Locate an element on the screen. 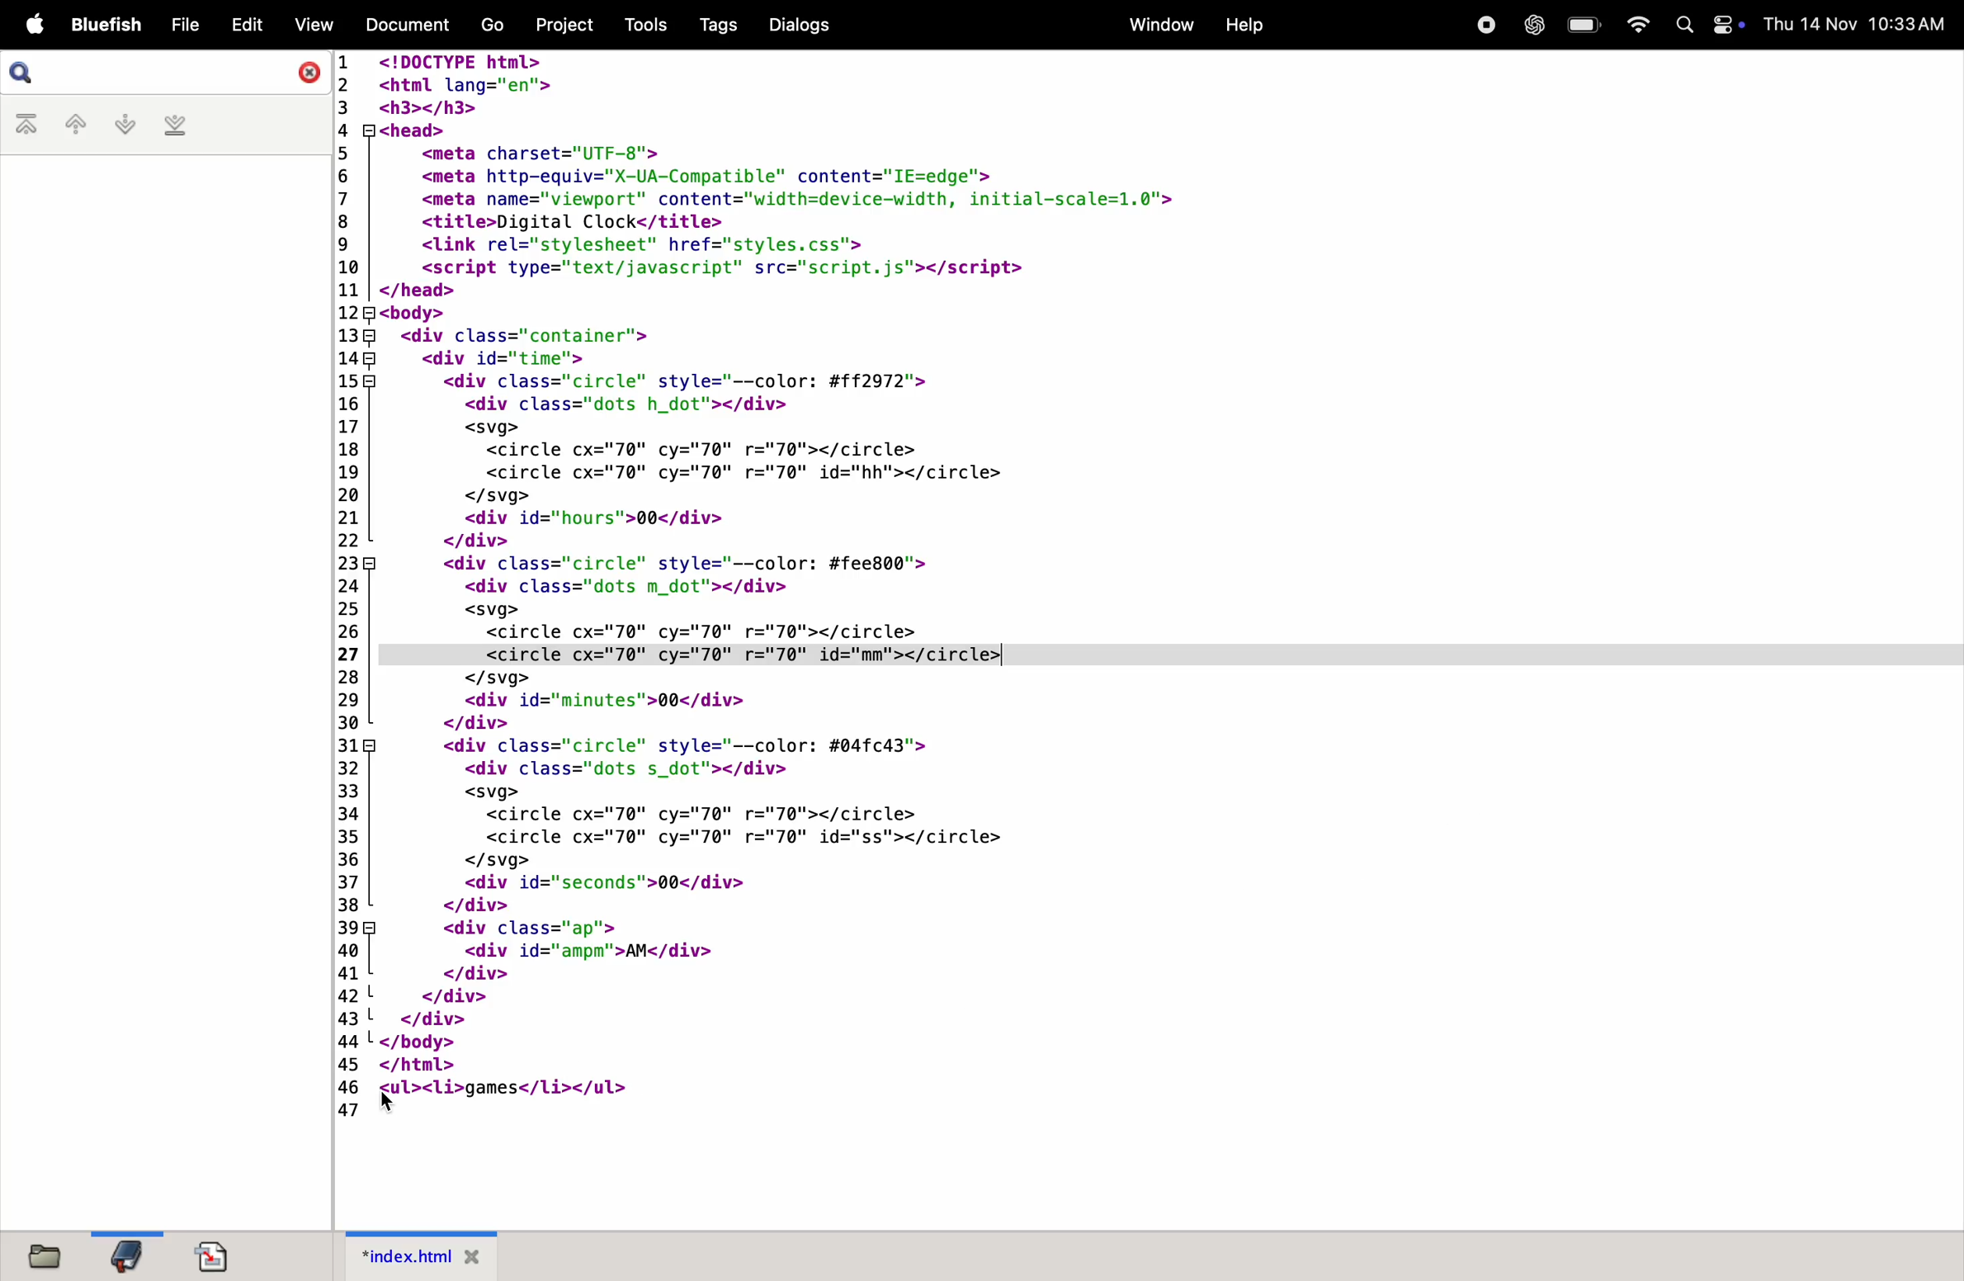 The image size is (1964, 1281). help is located at coordinates (1248, 23).